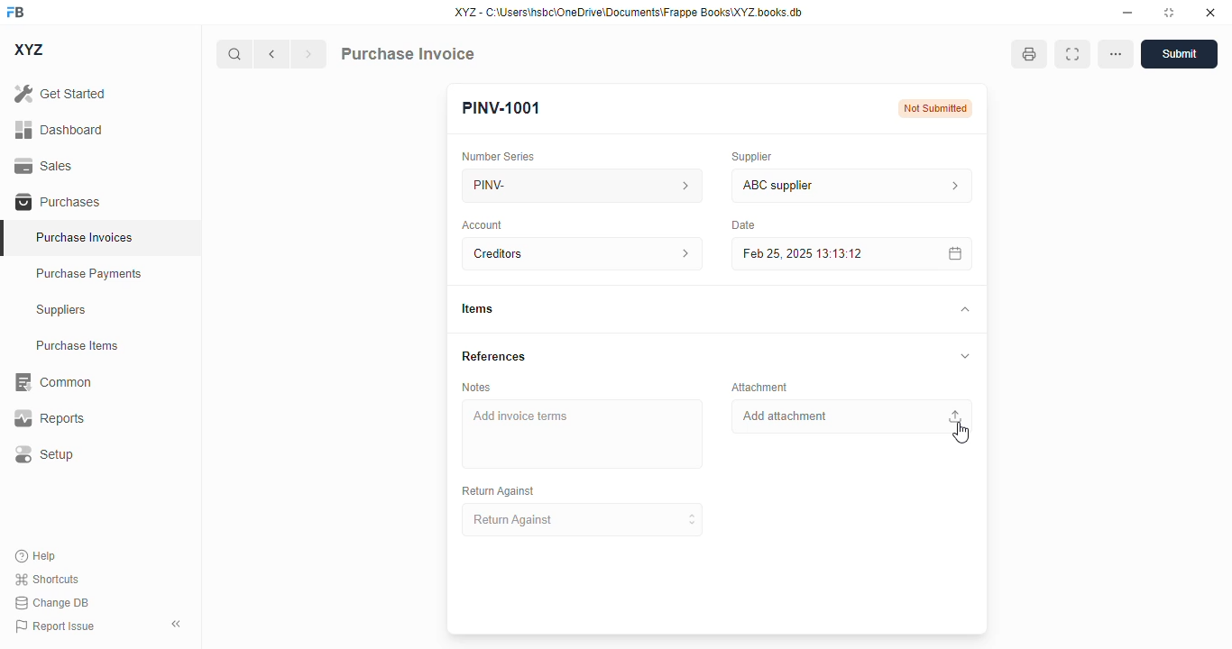  What do you see at coordinates (51, 382) in the screenshot?
I see `common` at bounding box center [51, 382].